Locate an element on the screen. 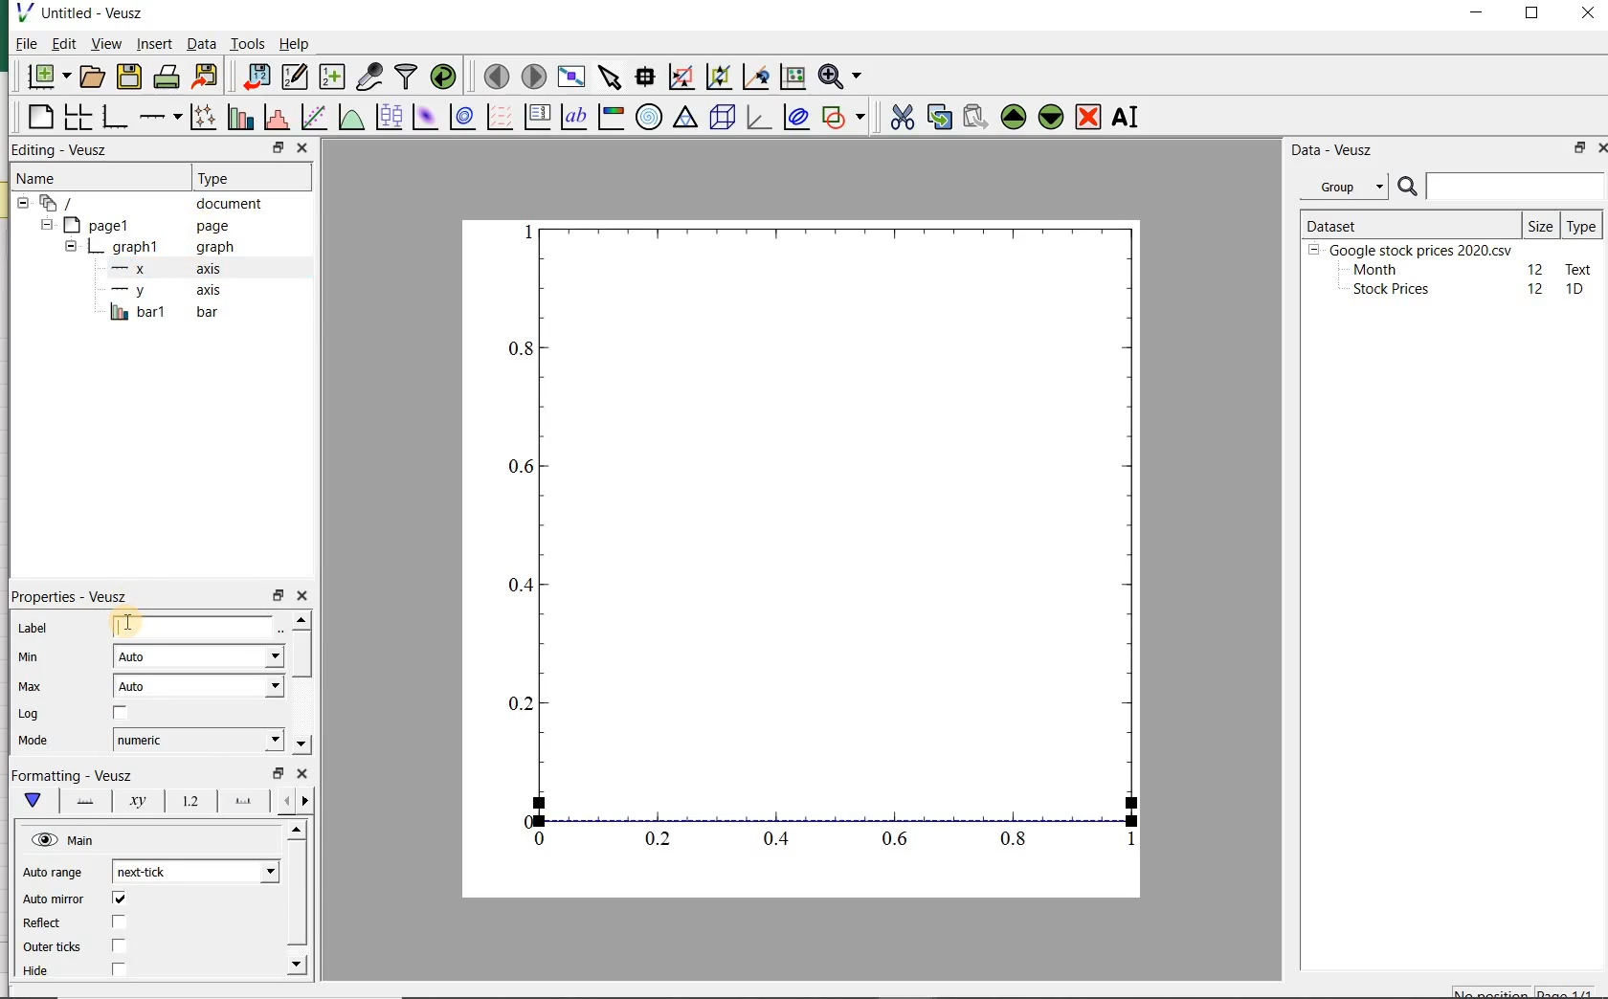 The height and width of the screenshot is (999, 1608). move to the previous page is located at coordinates (494, 75).